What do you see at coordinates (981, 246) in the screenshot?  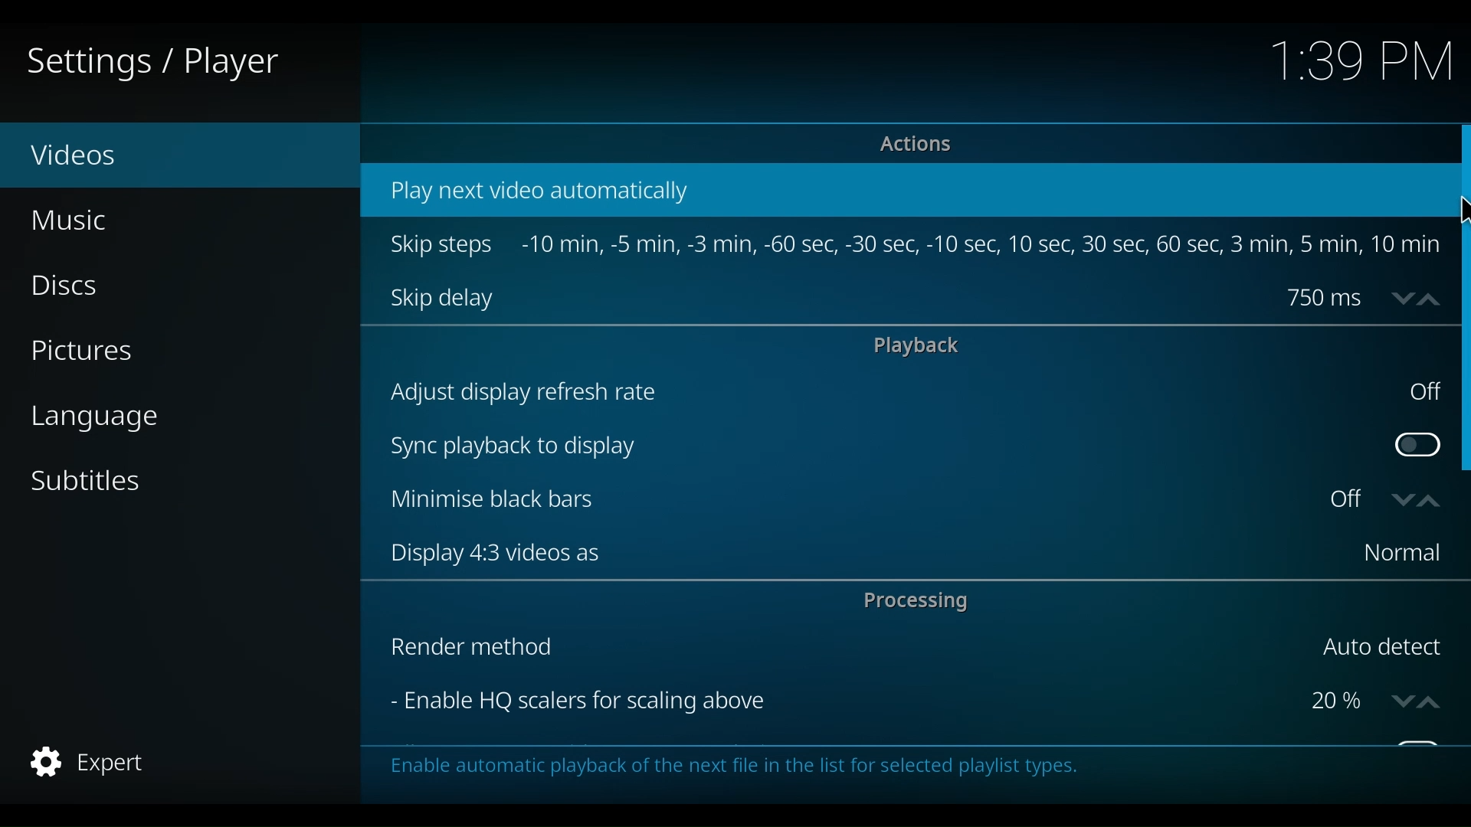 I see `-10 min, -5 min, -3min, -60sec, -30sec, -10sec, -10sec, 10se, 30sec, 60sec, 3min, 5min, 10 min` at bounding box center [981, 246].